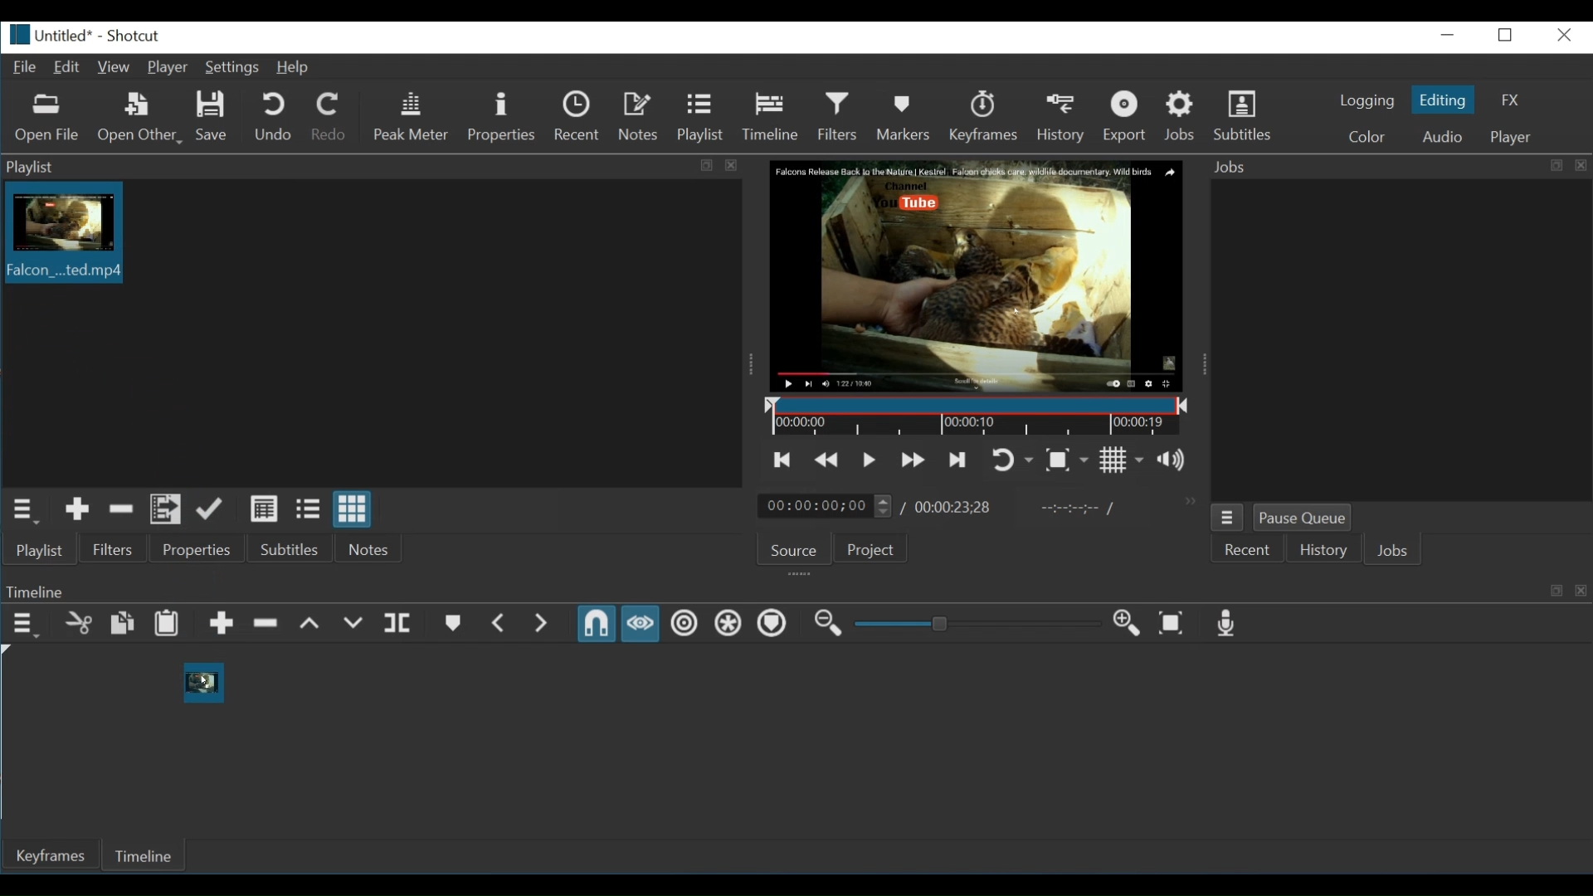 This screenshot has height=896, width=1593. What do you see at coordinates (232, 67) in the screenshot?
I see `Settings` at bounding box center [232, 67].